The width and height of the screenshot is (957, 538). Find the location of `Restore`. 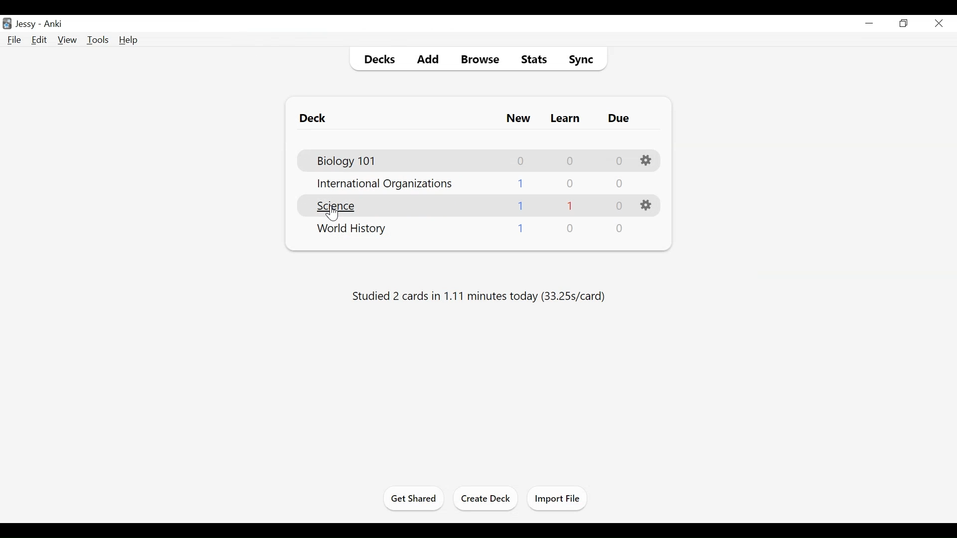

Restore is located at coordinates (903, 24).